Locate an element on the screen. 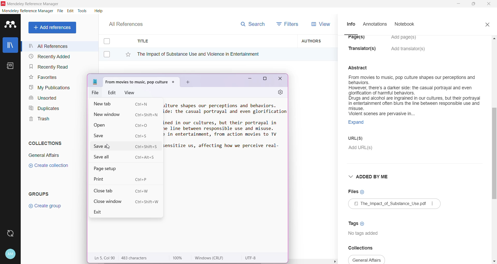 The image size is (497, 264). cursor is located at coordinates (107, 146).